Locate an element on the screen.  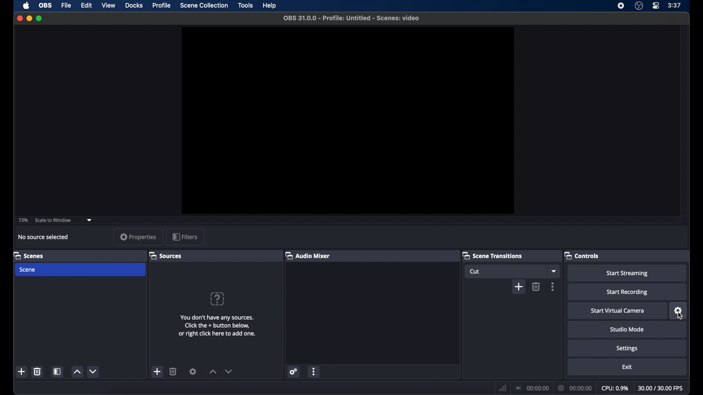
fps is located at coordinates (661, 388).